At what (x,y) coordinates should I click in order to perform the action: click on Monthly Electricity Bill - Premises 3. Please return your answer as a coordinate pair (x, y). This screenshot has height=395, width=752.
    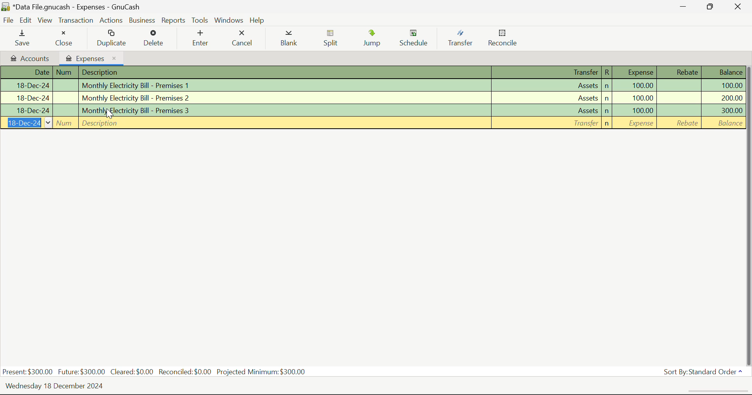
    Looking at the image, I should click on (374, 110).